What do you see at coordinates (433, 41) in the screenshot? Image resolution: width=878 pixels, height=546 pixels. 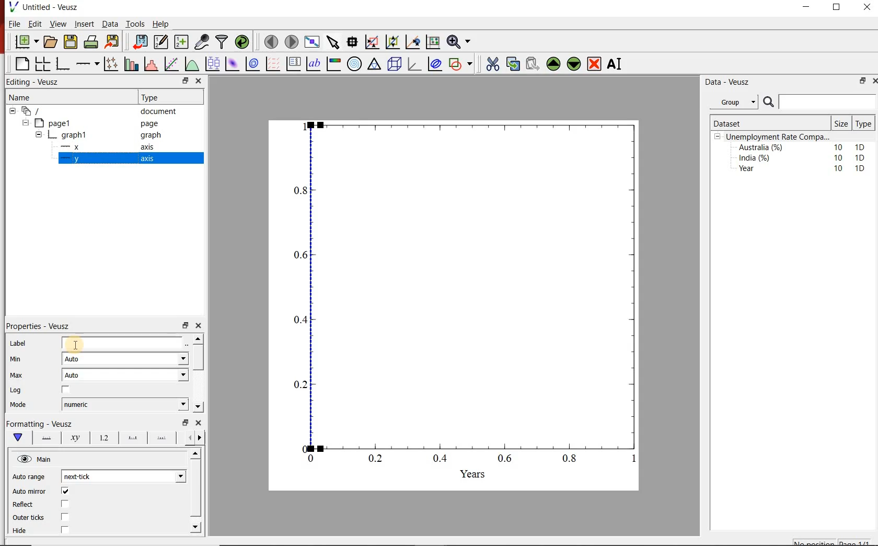 I see `click to resset graph axes` at bounding box center [433, 41].